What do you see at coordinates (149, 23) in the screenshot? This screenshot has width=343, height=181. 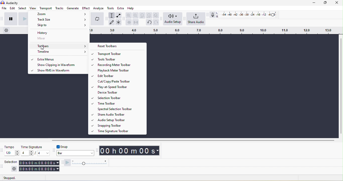 I see `undo` at bounding box center [149, 23].